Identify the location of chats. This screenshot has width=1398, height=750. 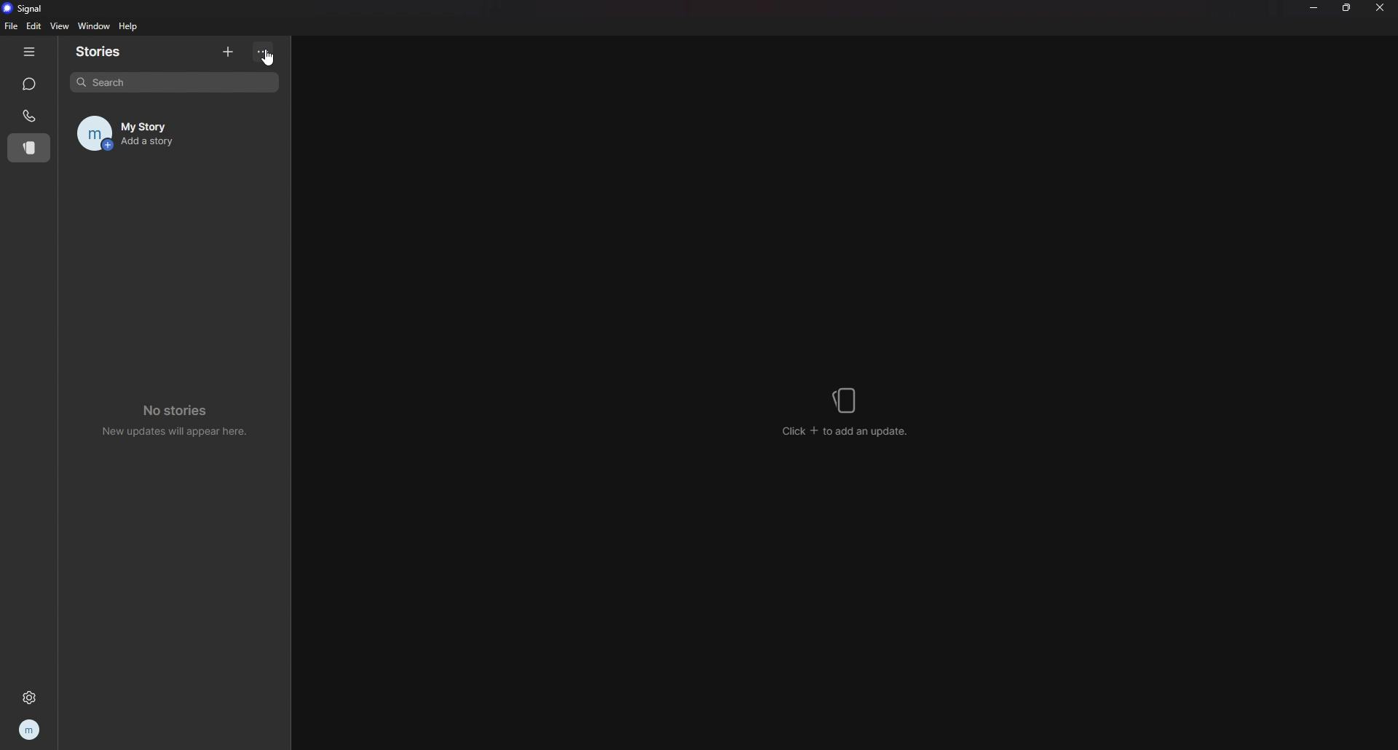
(28, 84).